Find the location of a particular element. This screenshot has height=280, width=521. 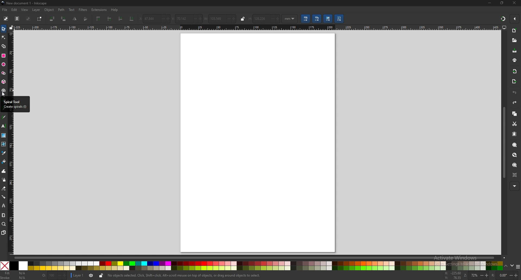

Y: 70.142 is located at coordinates (186, 18).